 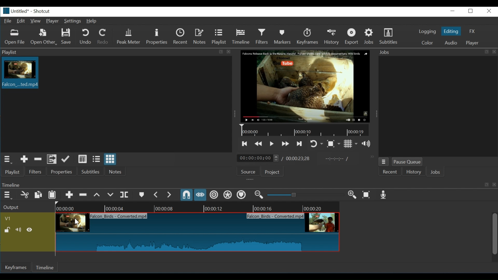 I want to click on Playlist, so click(x=13, y=172).